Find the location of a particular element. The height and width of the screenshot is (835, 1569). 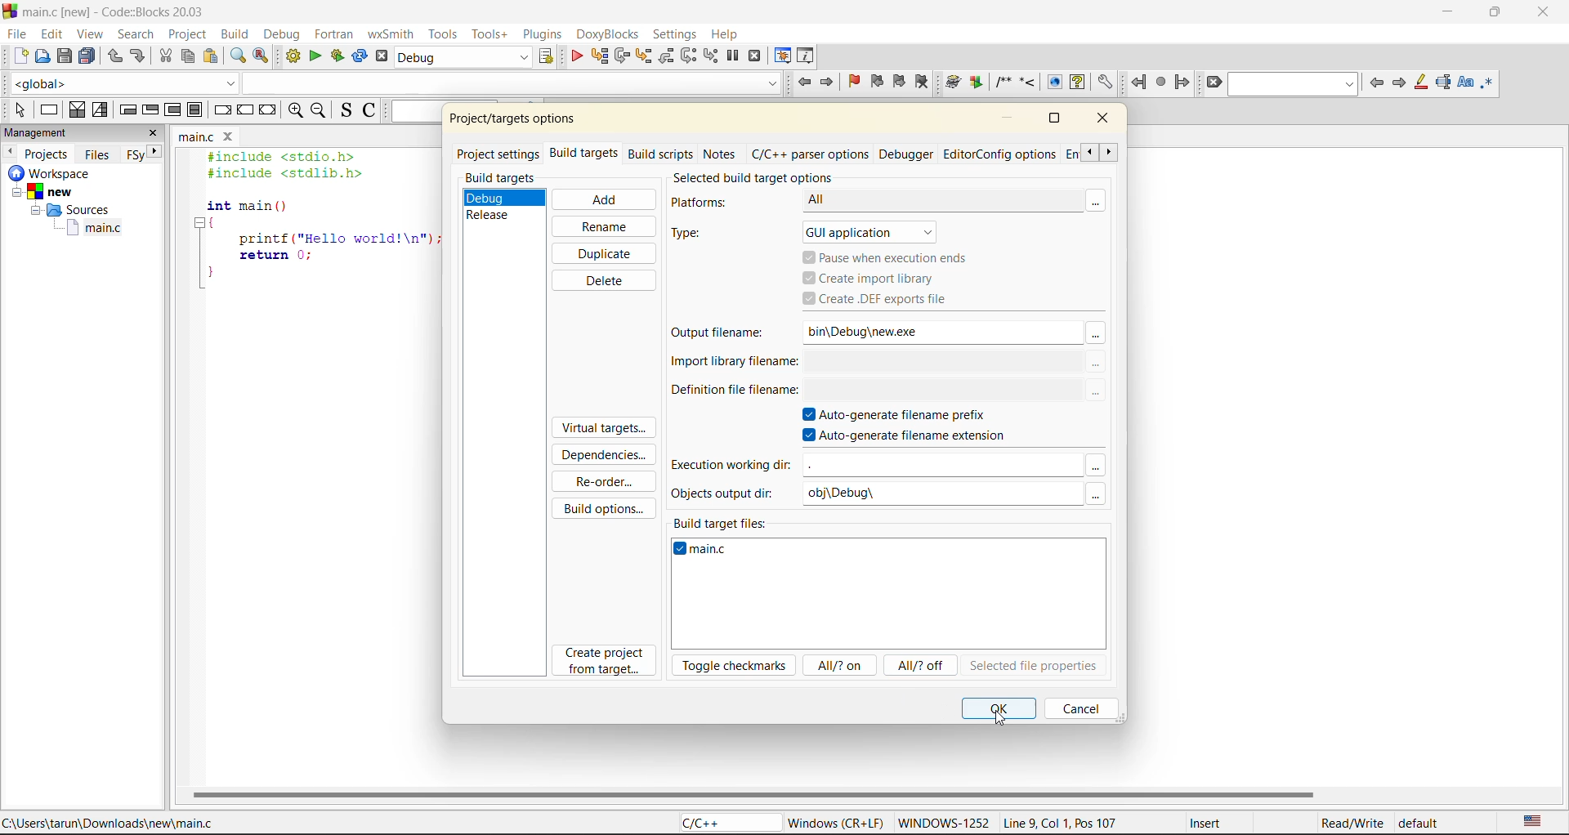

previous is located at coordinates (11, 151).